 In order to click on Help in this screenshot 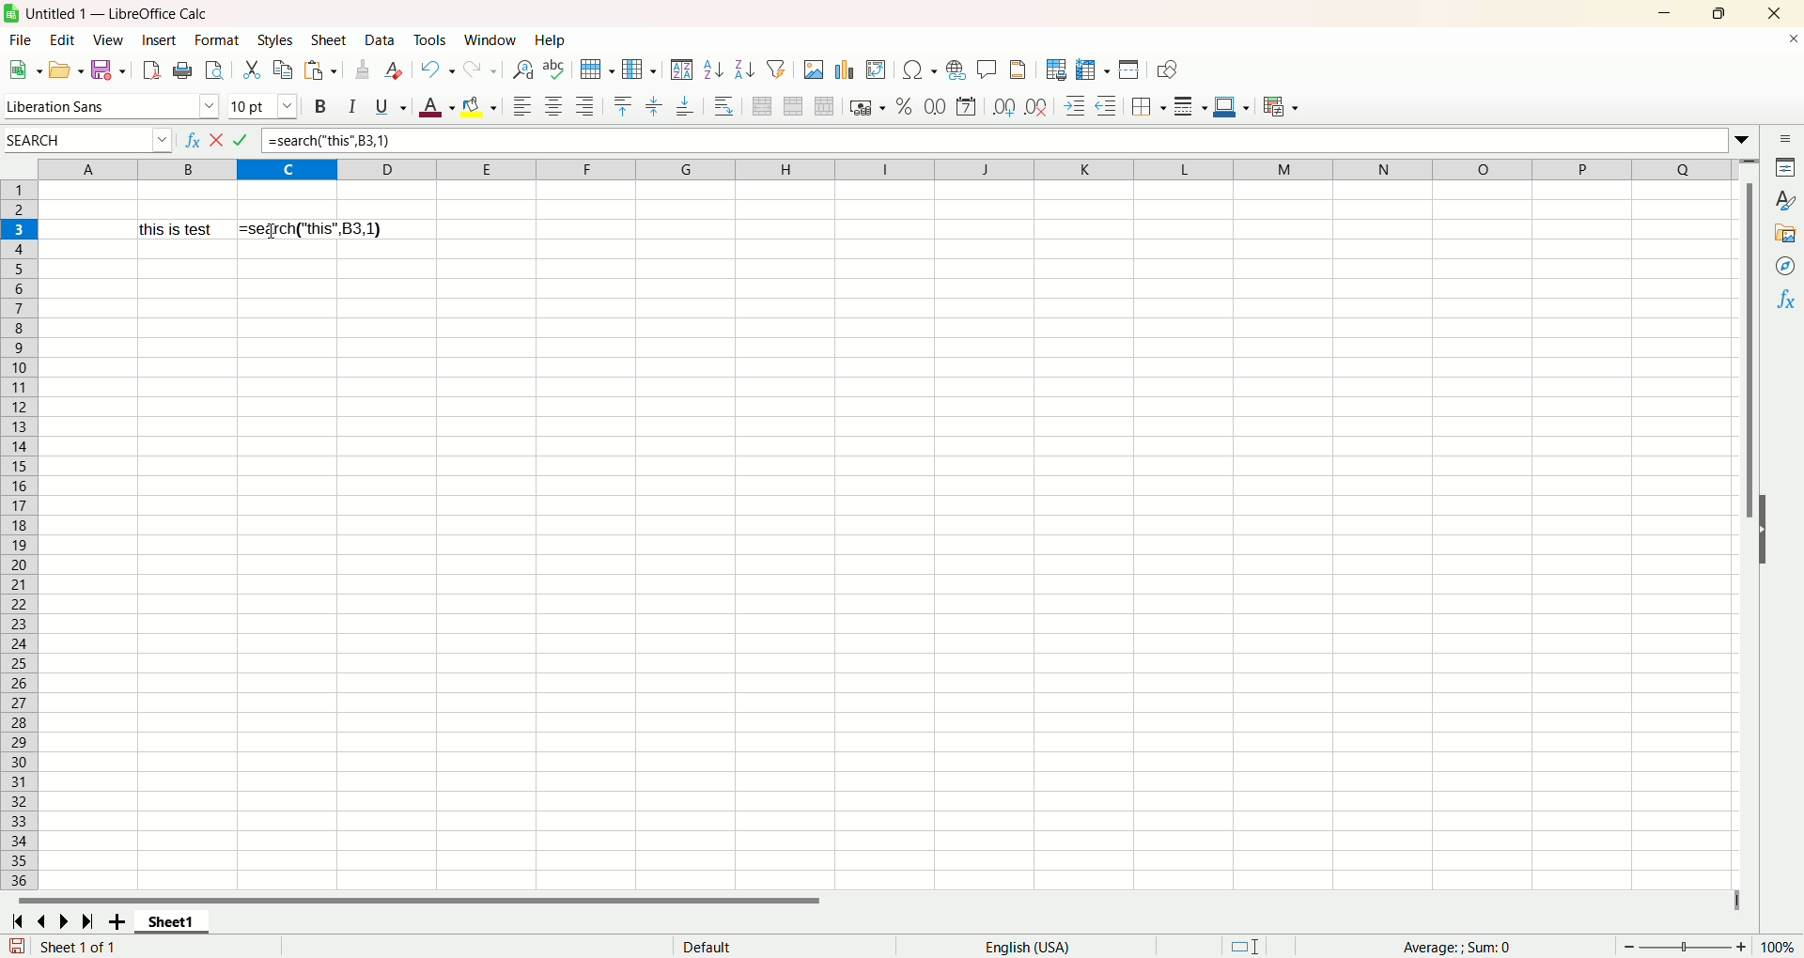, I will do `click(552, 41)`.